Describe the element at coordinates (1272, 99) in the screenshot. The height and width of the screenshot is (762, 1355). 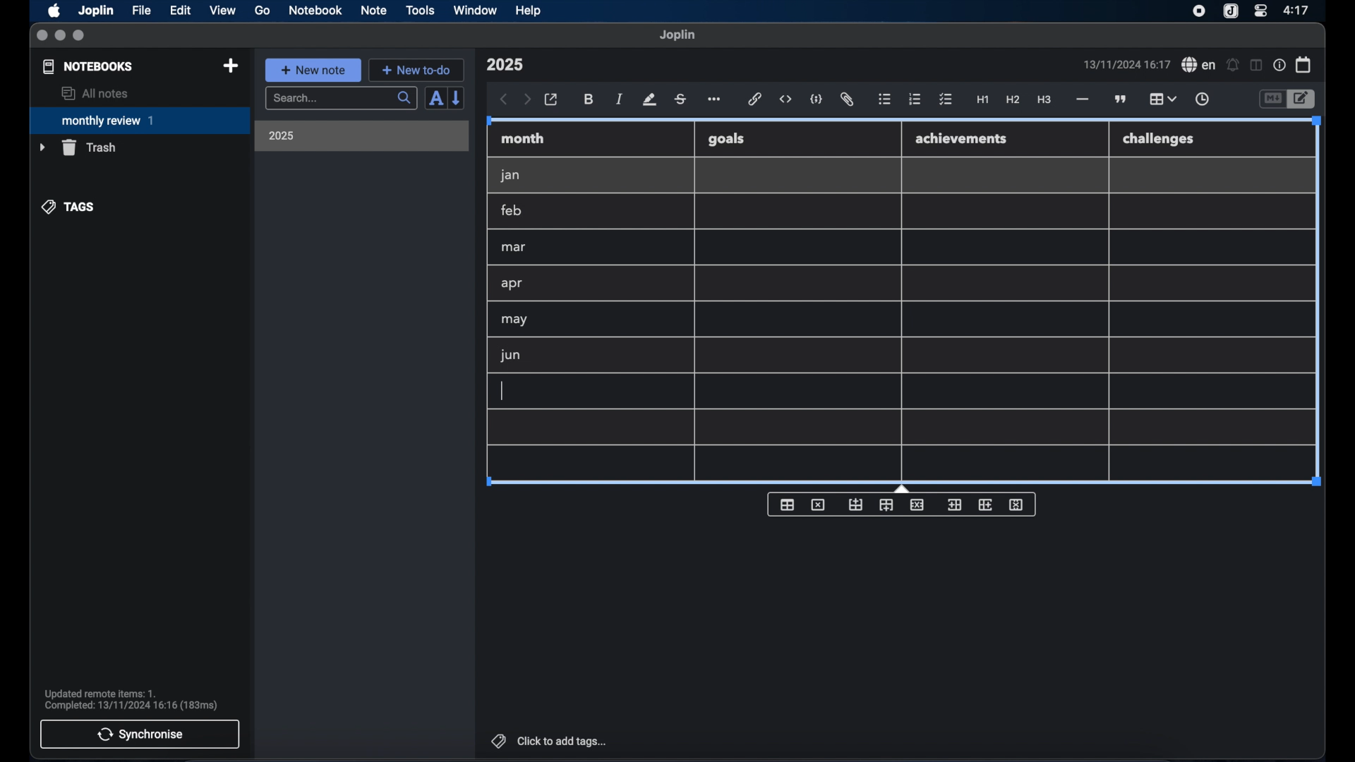
I see `toggle editor` at that location.